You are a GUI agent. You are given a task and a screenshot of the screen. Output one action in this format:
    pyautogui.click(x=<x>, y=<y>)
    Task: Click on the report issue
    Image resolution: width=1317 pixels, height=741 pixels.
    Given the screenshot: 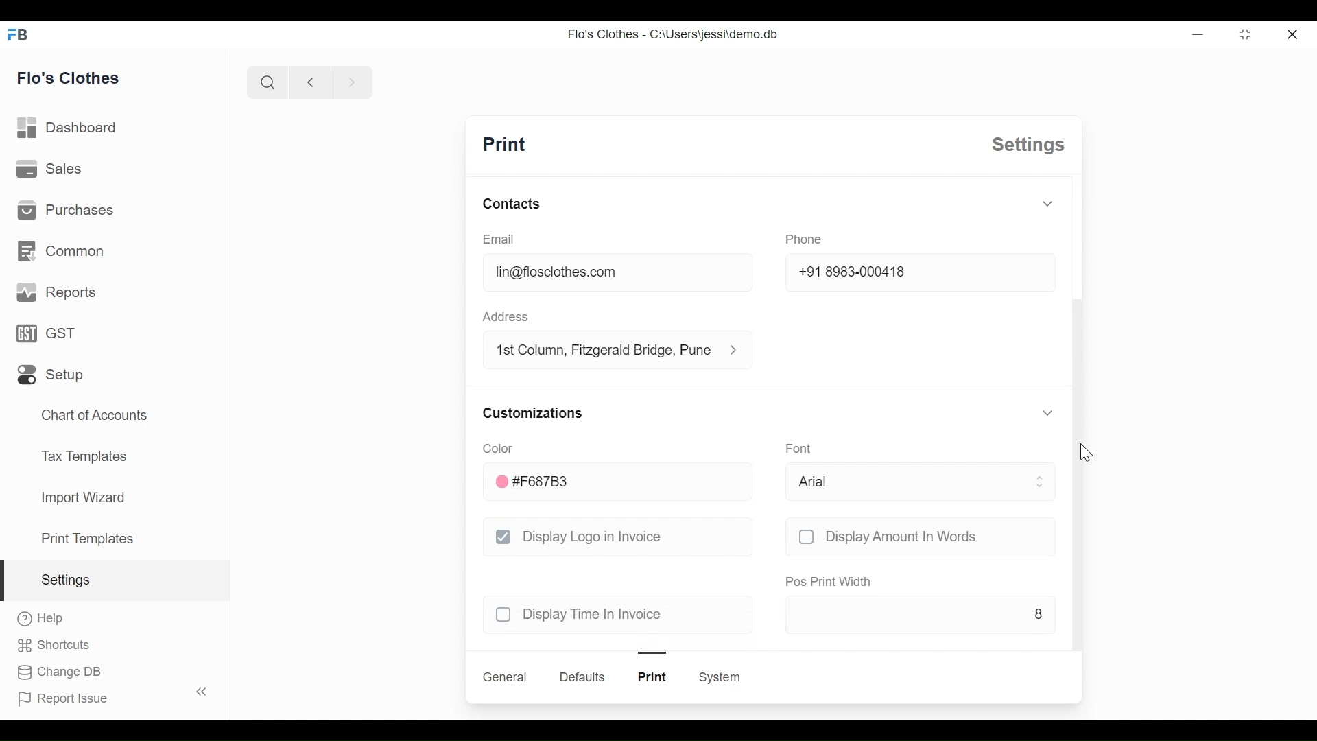 What is the action you would take?
    pyautogui.click(x=63, y=699)
    